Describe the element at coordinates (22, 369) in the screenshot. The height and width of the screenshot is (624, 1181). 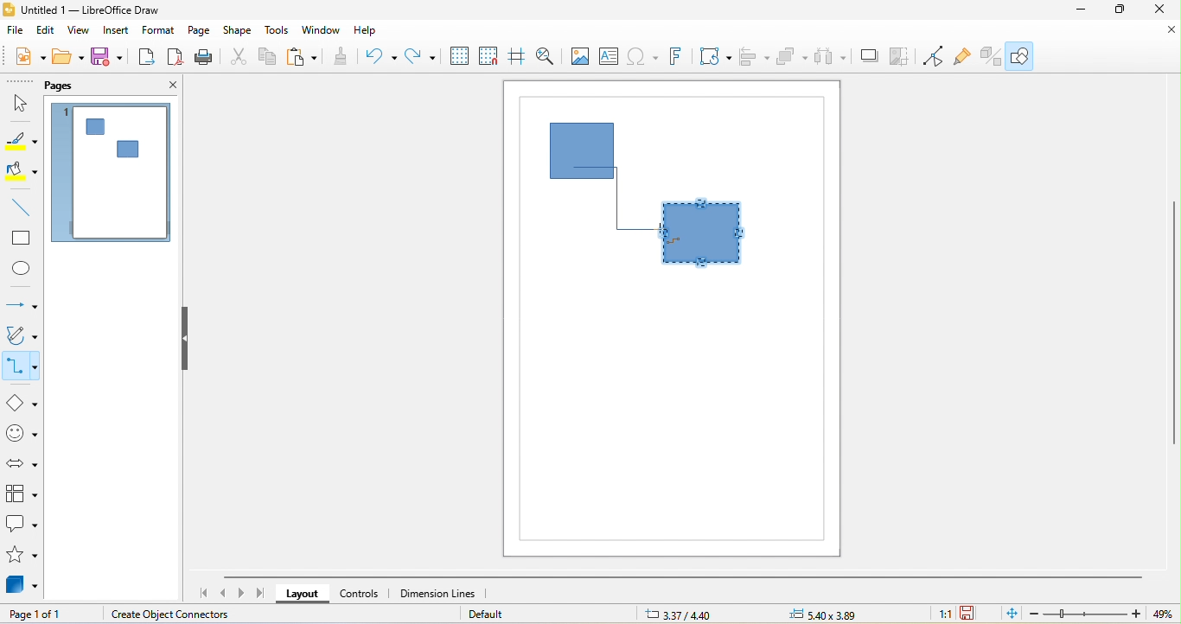
I see `connectors` at that location.